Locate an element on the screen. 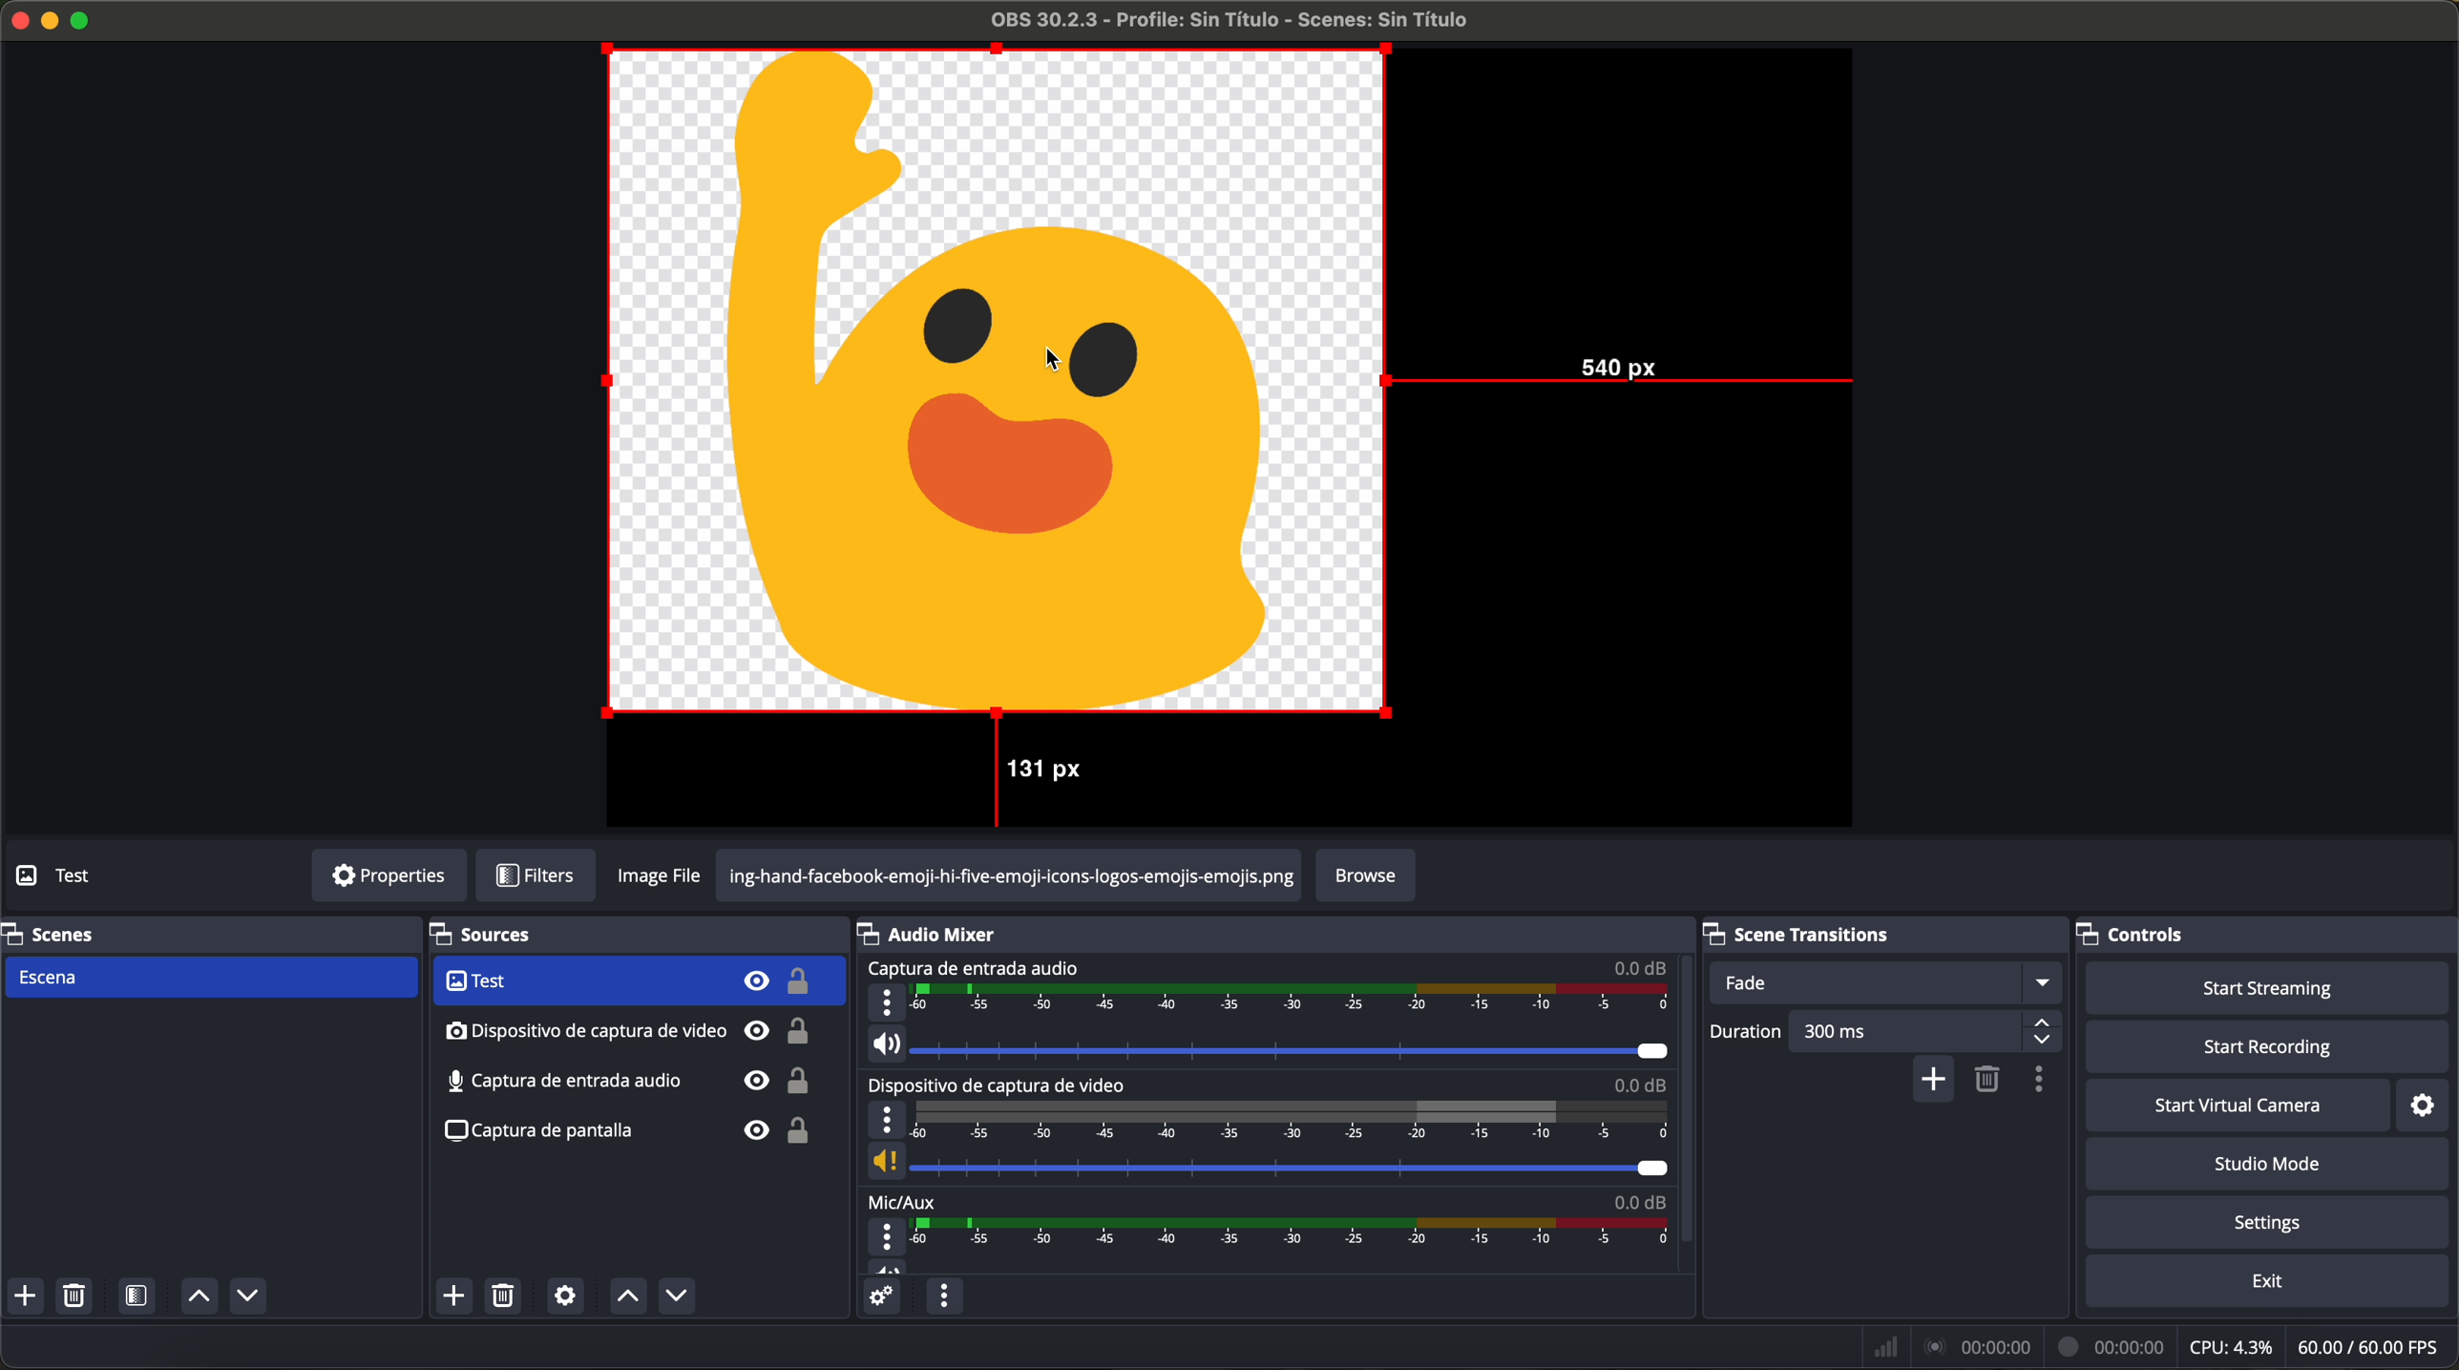  scene transitions is located at coordinates (1819, 932).